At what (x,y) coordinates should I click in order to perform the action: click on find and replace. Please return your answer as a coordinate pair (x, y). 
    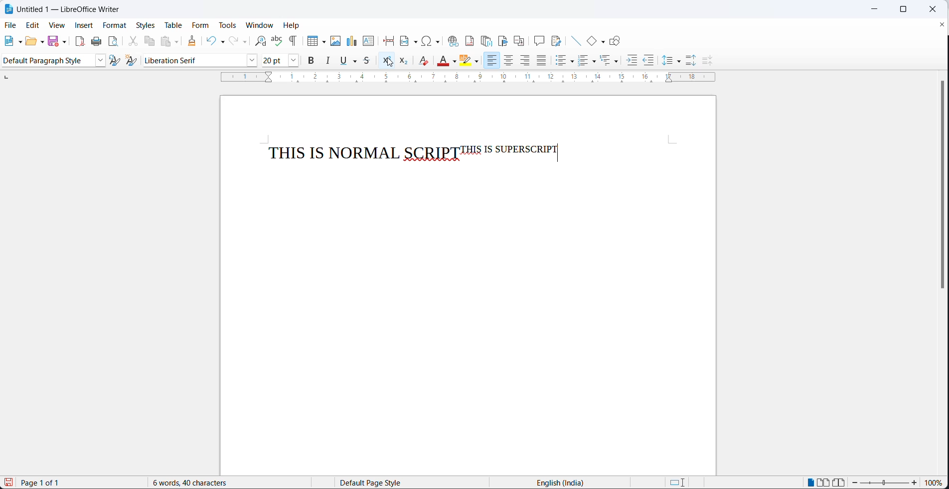
    Looking at the image, I should click on (258, 40).